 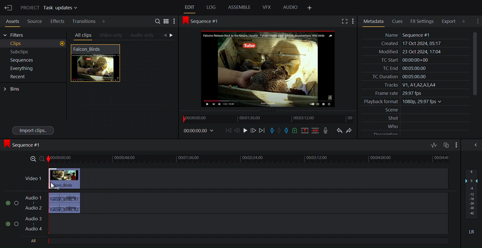 What do you see at coordinates (172, 35) in the screenshot?
I see `Clip to go forward` at bounding box center [172, 35].